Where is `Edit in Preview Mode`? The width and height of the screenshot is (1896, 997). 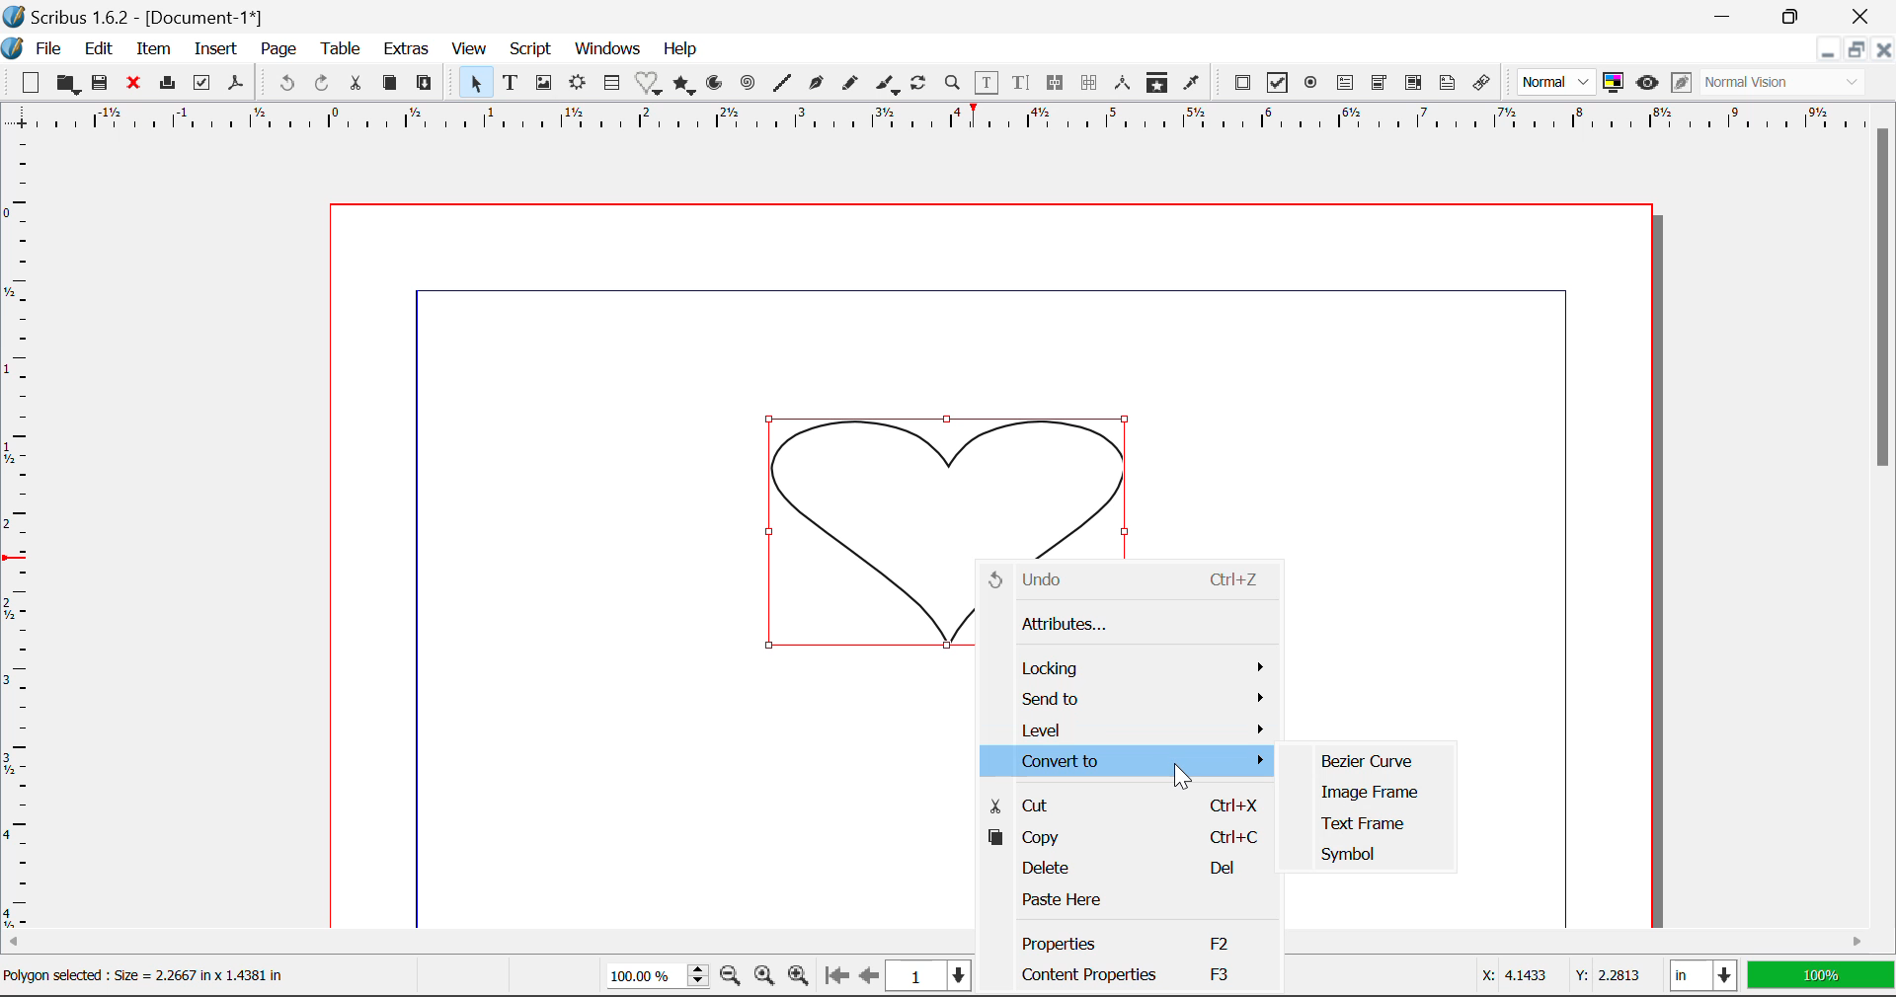
Edit in Preview Mode is located at coordinates (1681, 83).